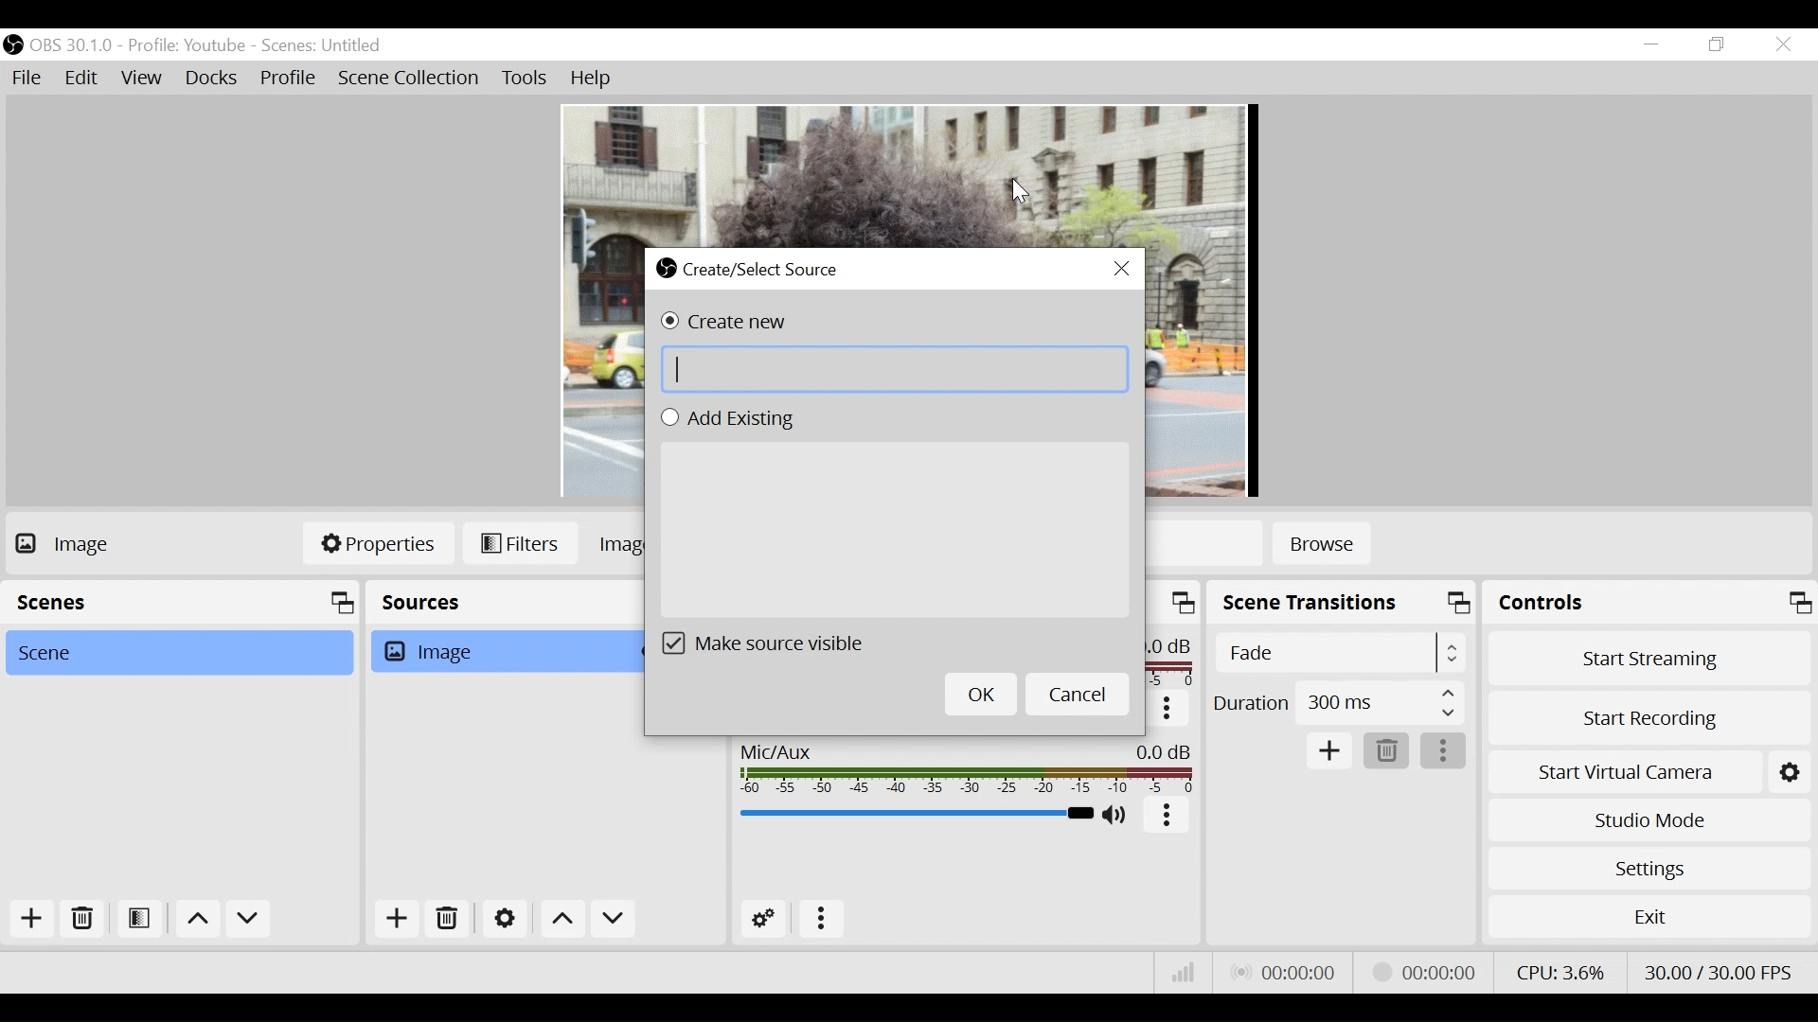  Describe the element at coordinates (561, 918) in the screenshot. I see `Move Up` at that location.